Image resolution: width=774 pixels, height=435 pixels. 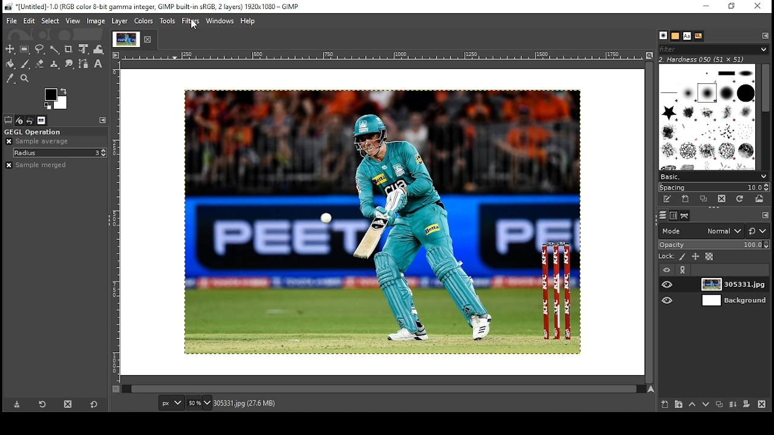 What do you see at coordinates (43, 405) in the screenshot?
I see `refresh tool preset` at bounding box center [43, 405].